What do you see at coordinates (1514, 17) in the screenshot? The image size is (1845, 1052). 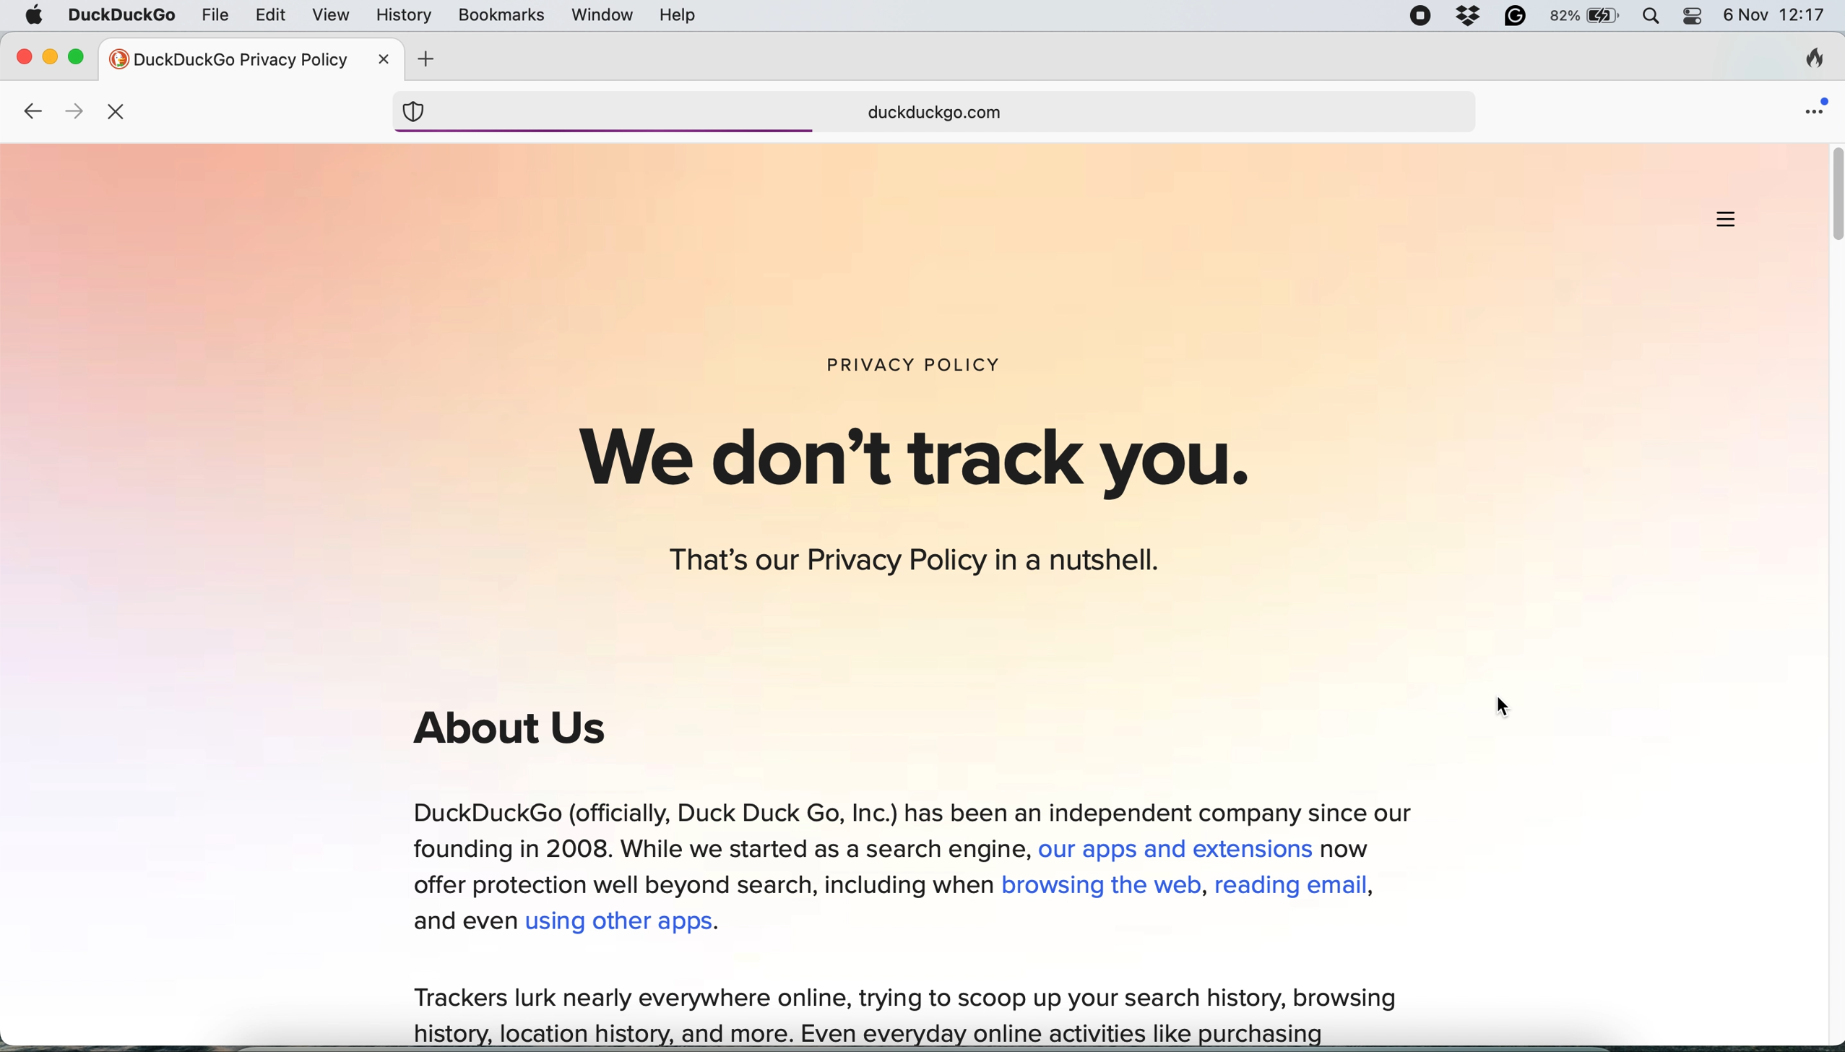 I see `grammarly` at bounding box center [1514, 17].